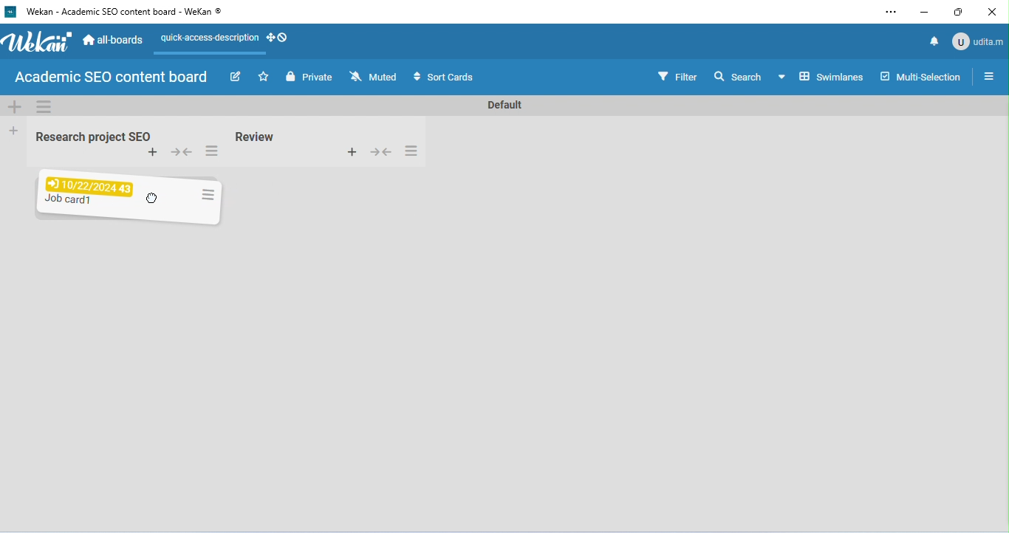 The height and width of the screenshot is (533, 1009). What do you see at coordinates (153, 153) in the screenshot?
I see `add card to top of list` at bounding box center [153, 153].